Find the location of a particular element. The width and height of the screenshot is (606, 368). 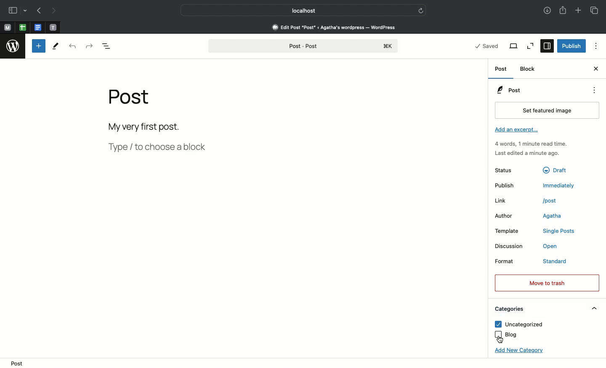

Sidebar is located at coordinates (546, 46).